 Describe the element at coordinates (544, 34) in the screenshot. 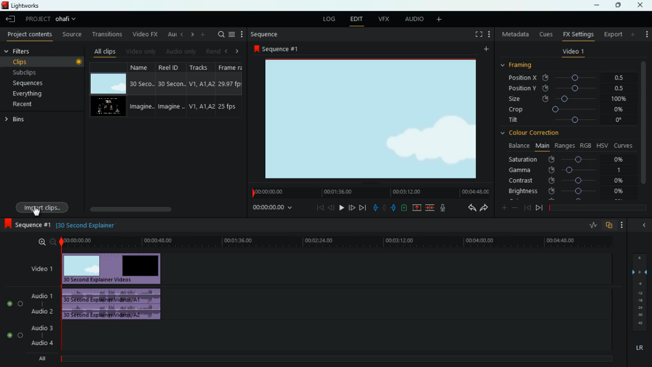

I see `cues` at that location.